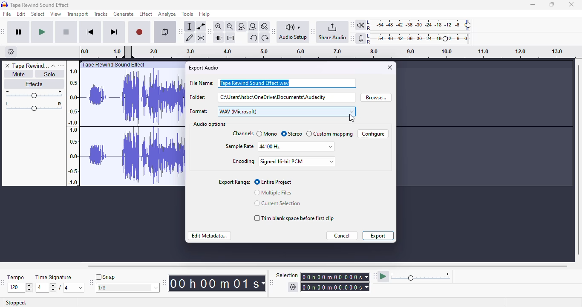 This screenshot has height=307, width=582. Describe the element at coordinates (190, 38) in the screenshot. I see `draw tool` at that location.